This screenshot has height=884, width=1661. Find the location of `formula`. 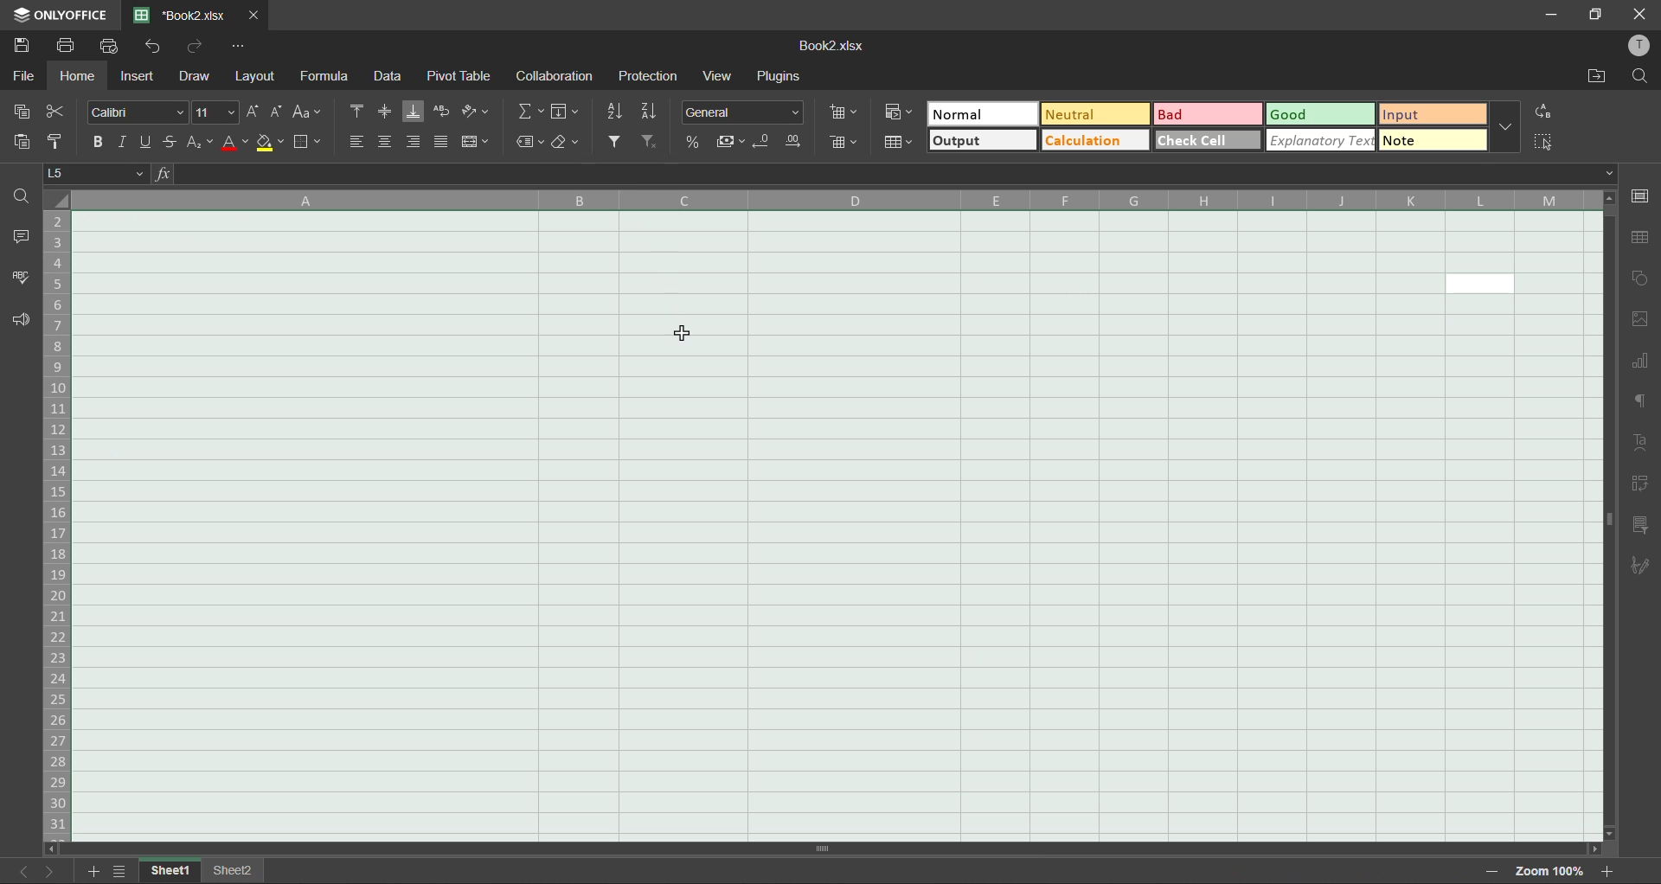

formula is located at coordinates (327, 77).